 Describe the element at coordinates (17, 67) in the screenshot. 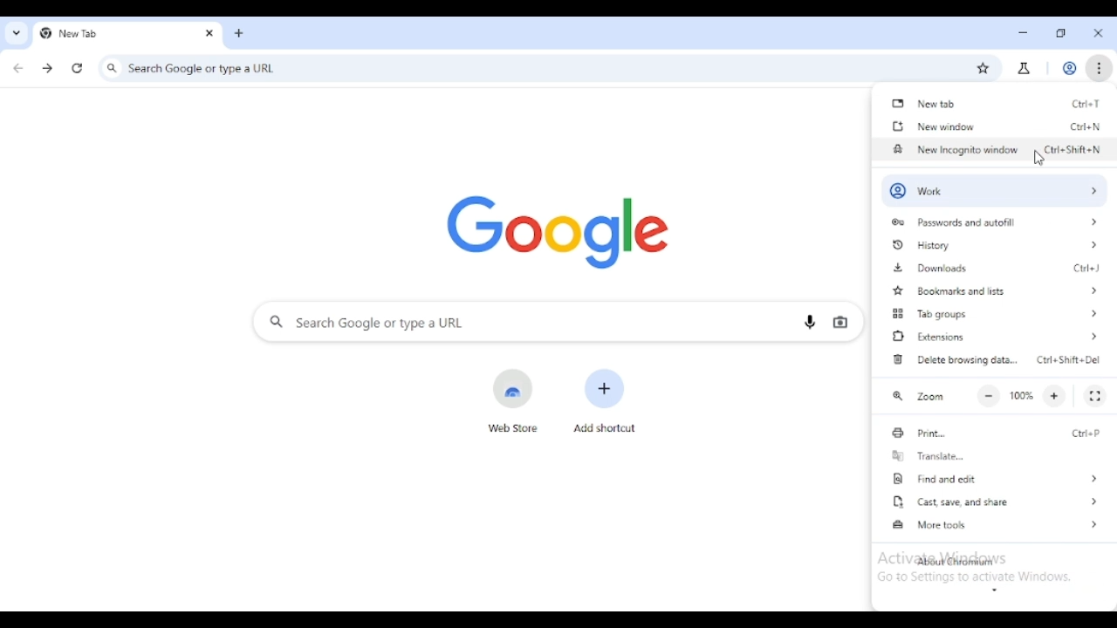

I see `click to go back` at that location.